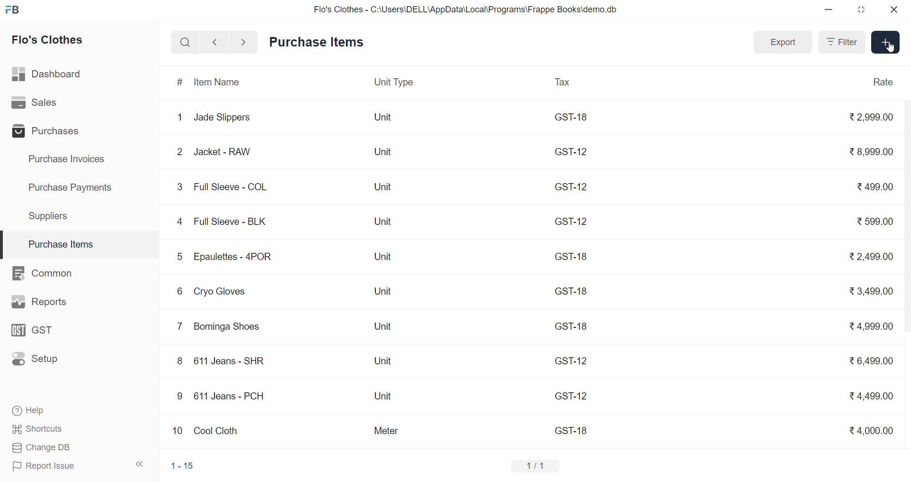 The width and height of the screenshot is (911, 482). I want to click on 9, so click(180, 397).